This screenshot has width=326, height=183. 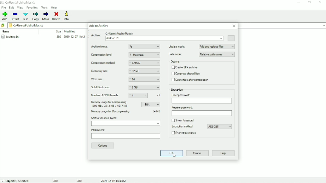 I want to click on Move, so click(x=46, y=16).